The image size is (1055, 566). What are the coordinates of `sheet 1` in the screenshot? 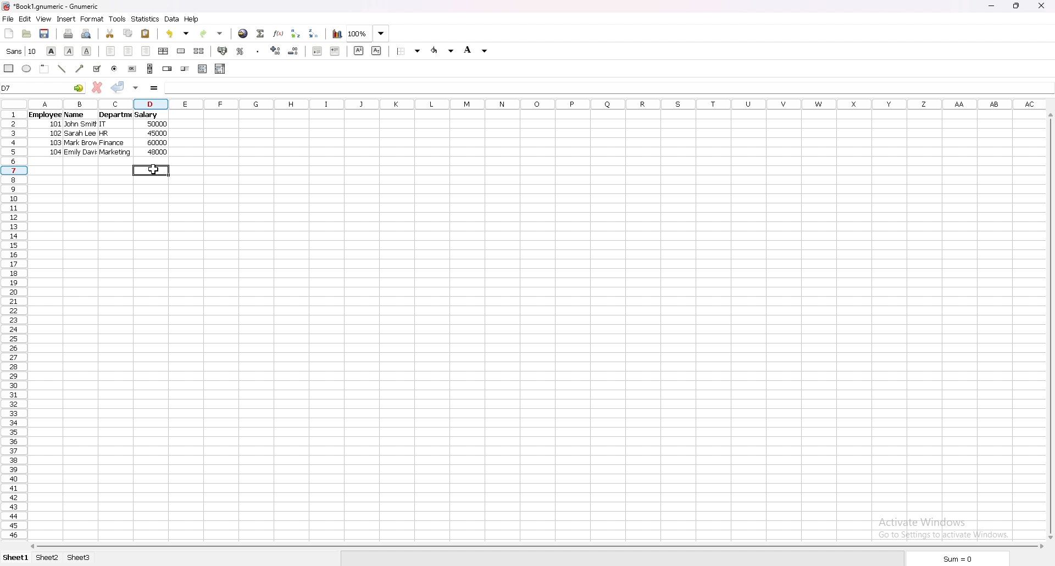 It's located at (14, 558).